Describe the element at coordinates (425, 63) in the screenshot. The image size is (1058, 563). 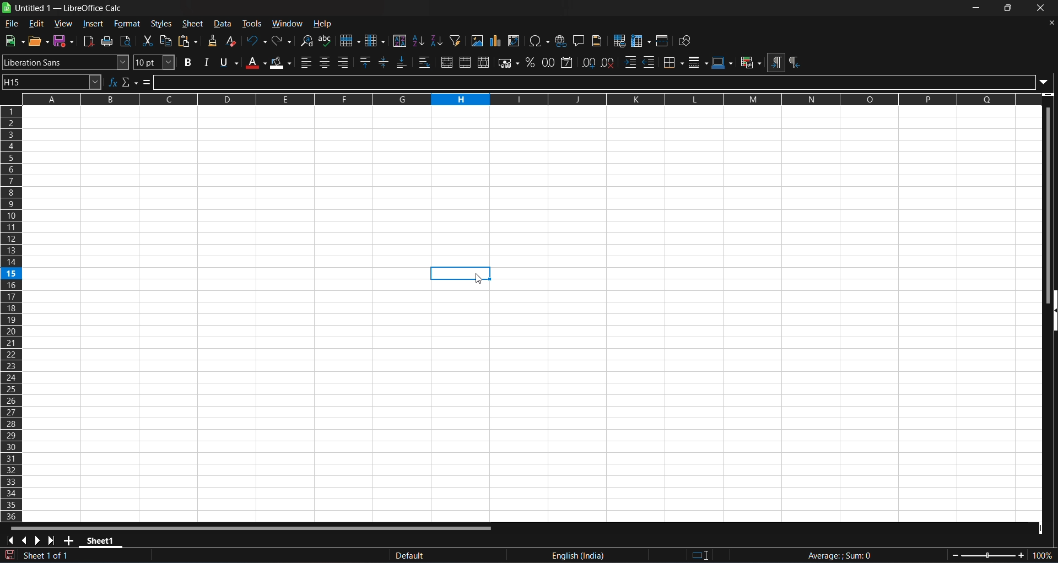
I see `warp text` at that location.